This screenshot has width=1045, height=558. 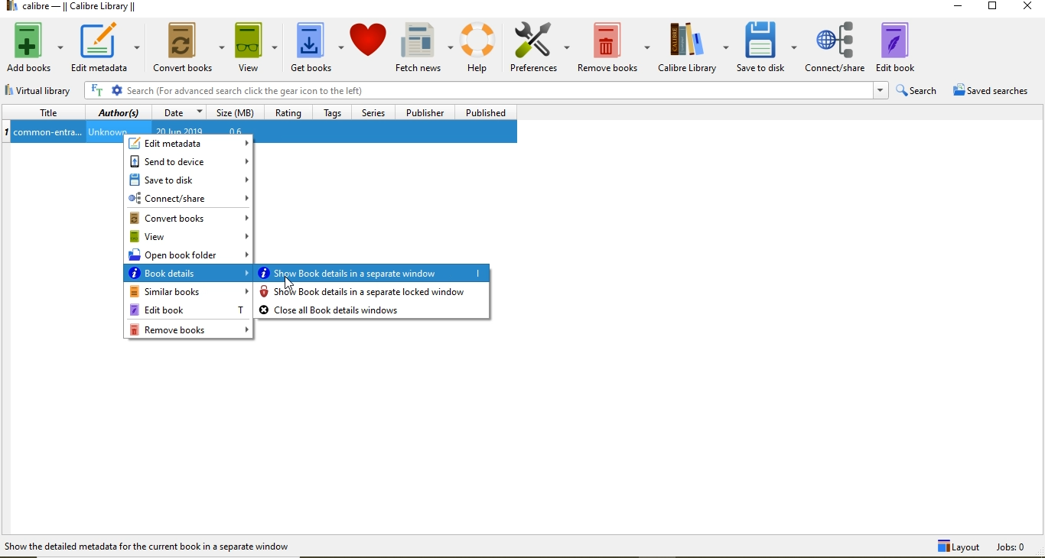 What do you see at coordinates (190, 330) in the screenshot?
I see `remove books` at bounding box center [190, 330].